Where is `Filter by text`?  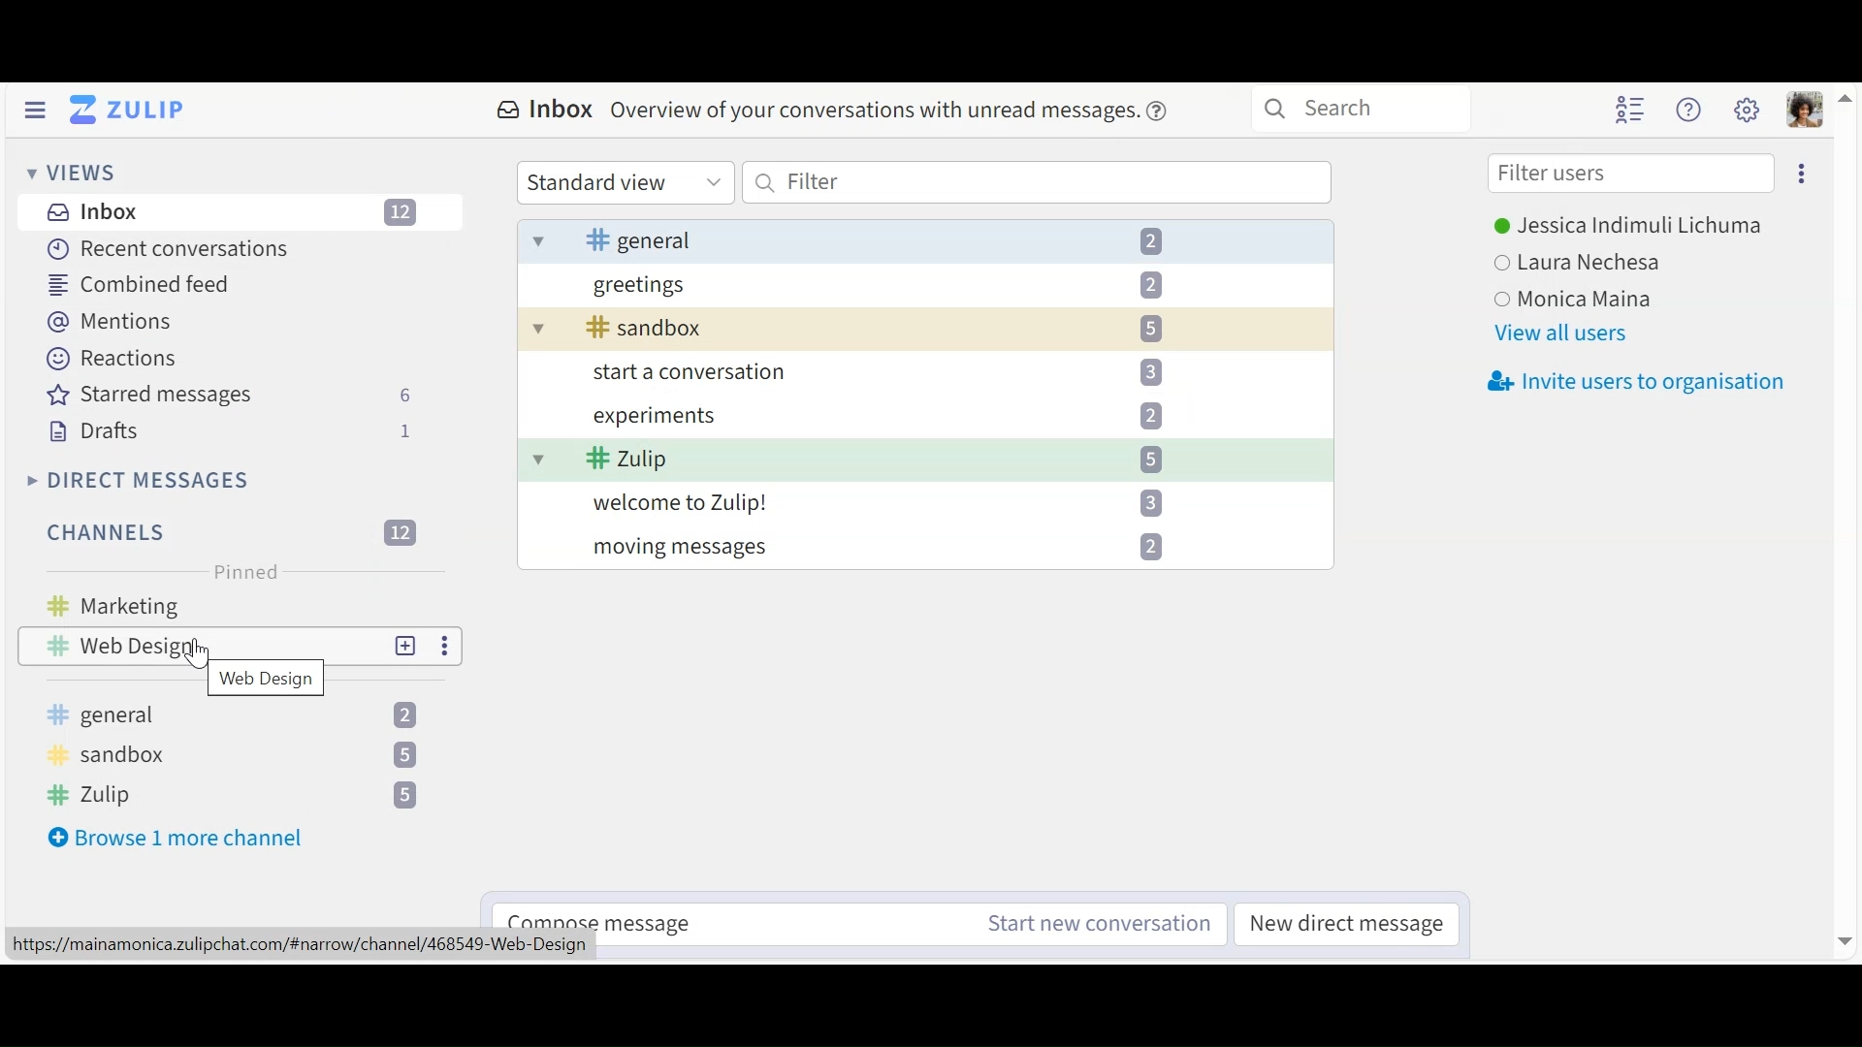 Filter by text is located at coordinates (1039, 180).